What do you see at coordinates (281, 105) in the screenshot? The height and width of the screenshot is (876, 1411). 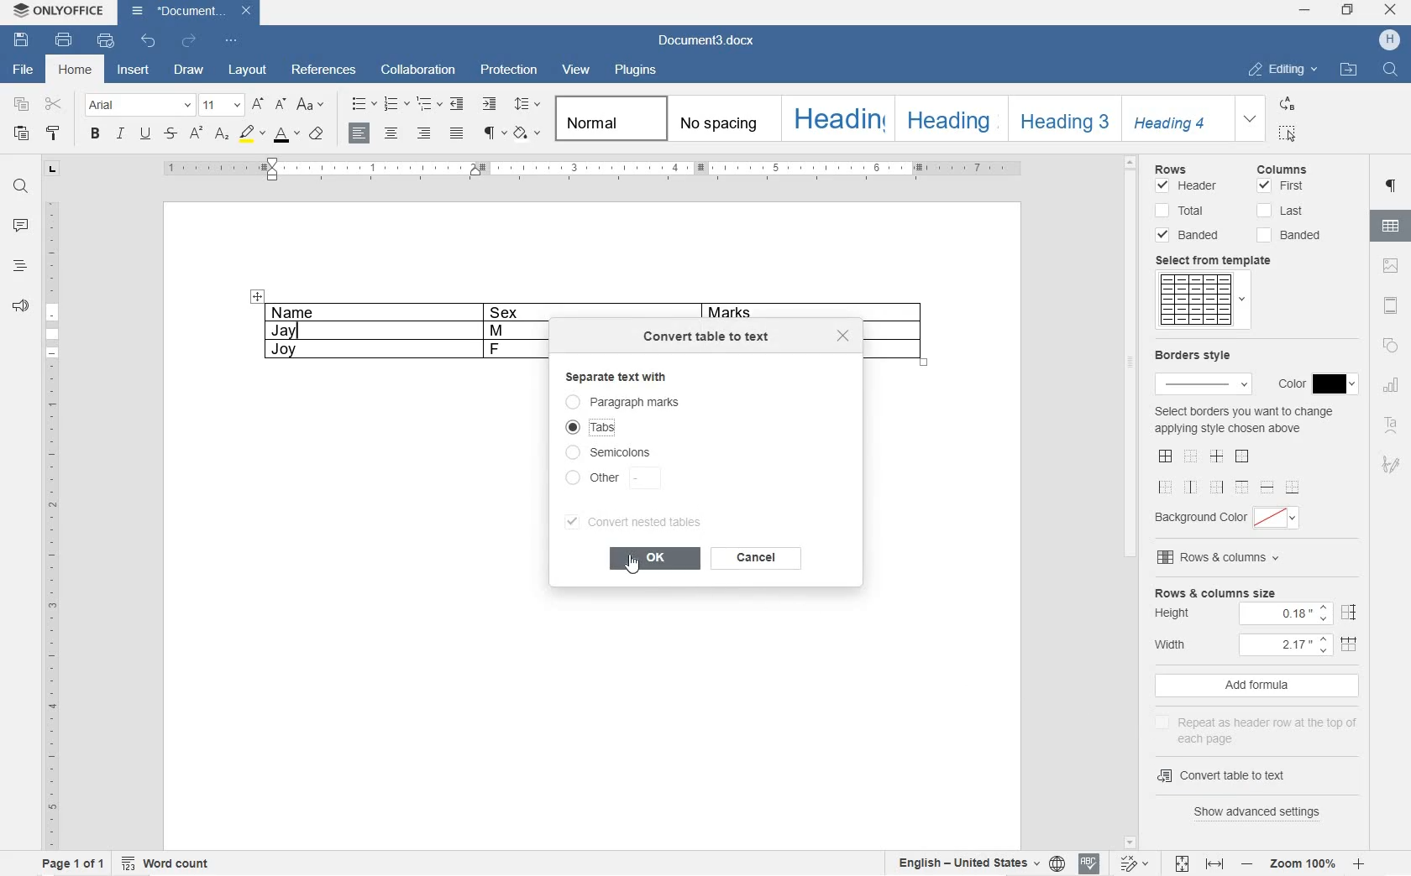 I see `DECREMENT FONT SIZE` at bounding box center [281, 105].